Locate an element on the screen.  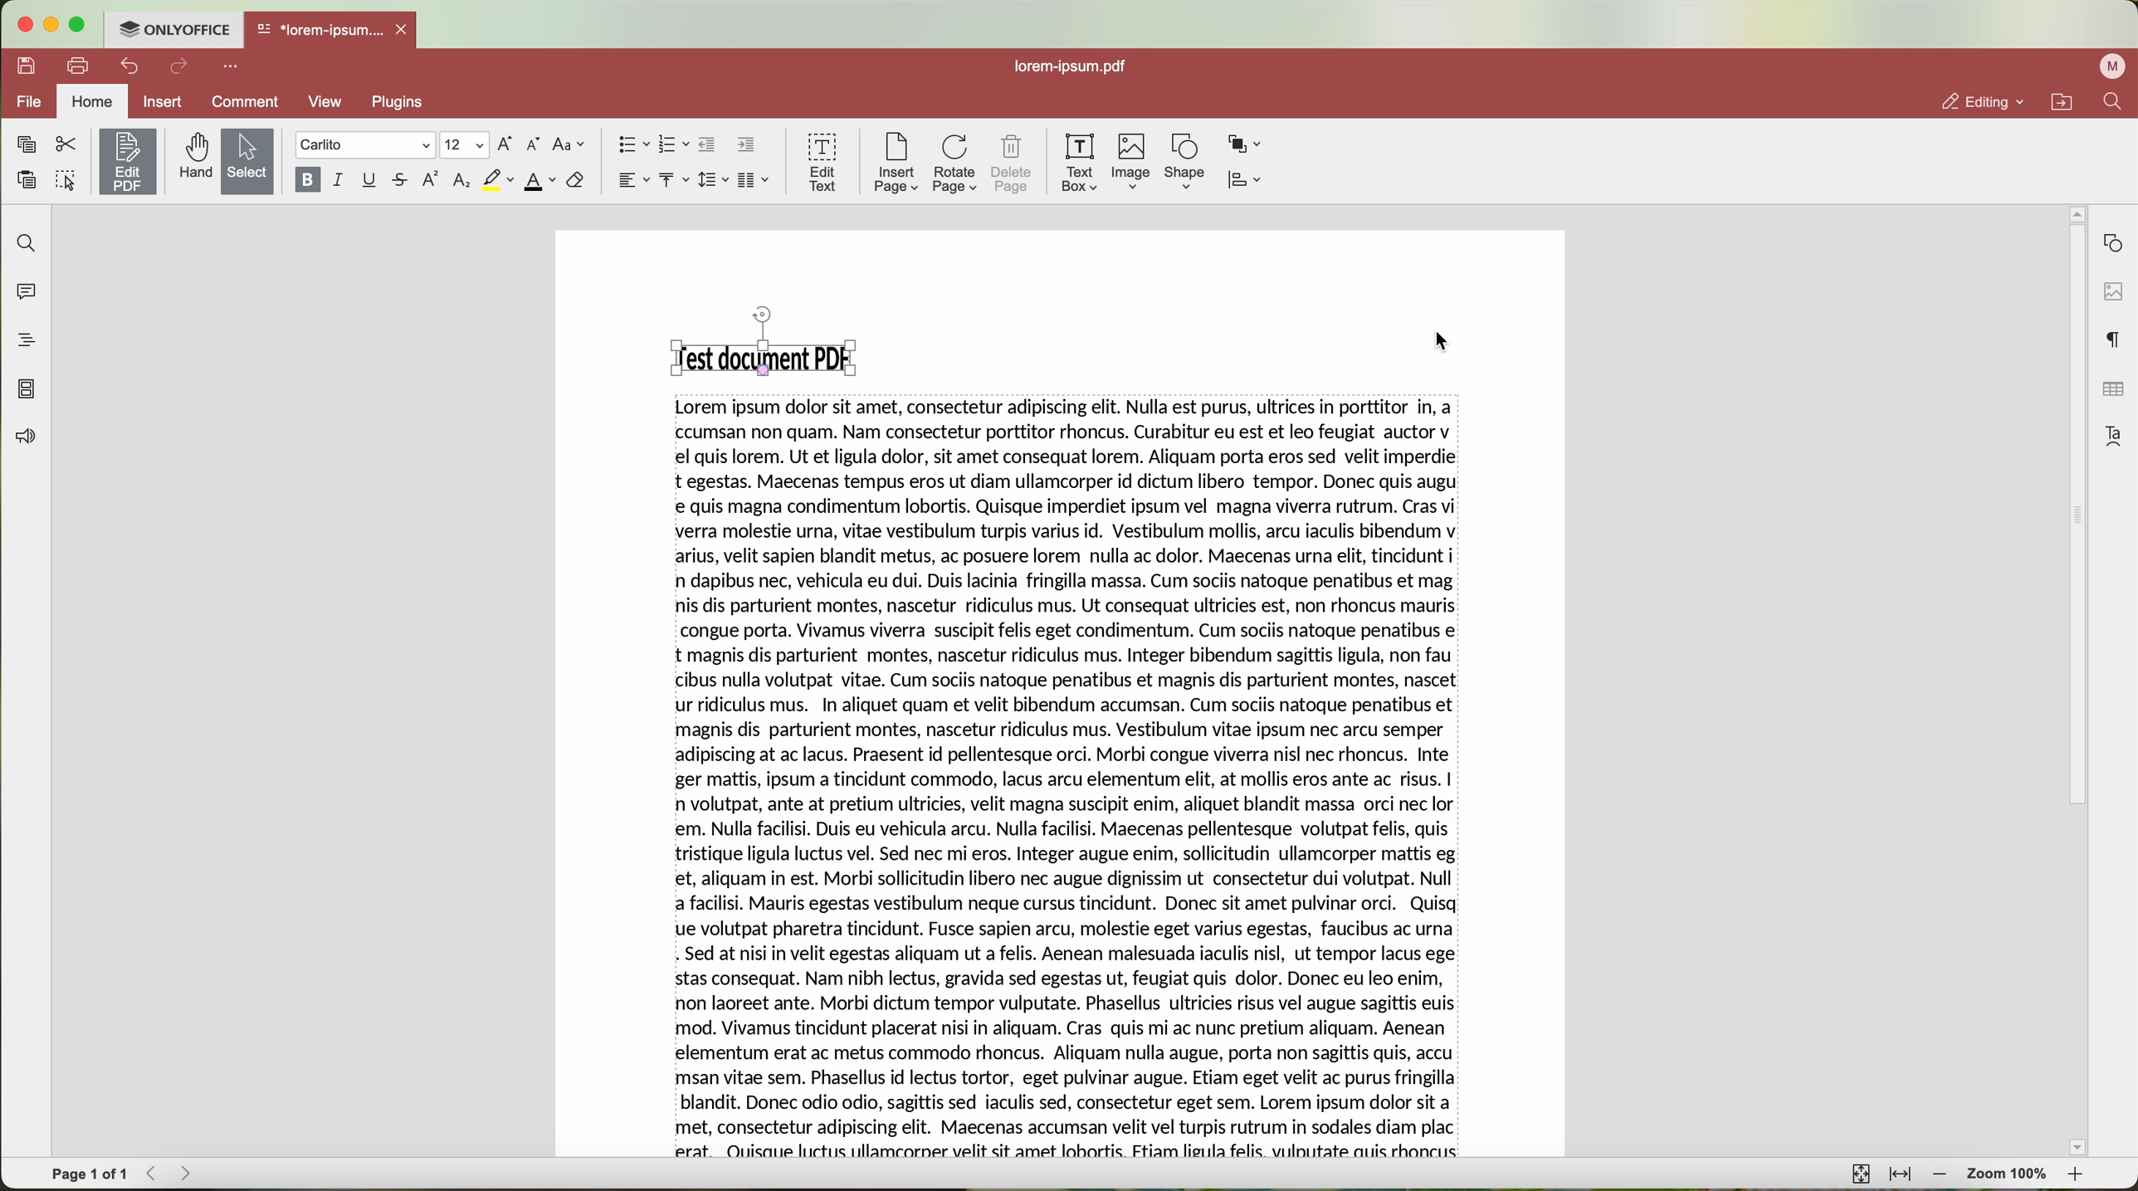
increase indent is located at coordinates (746, 145).